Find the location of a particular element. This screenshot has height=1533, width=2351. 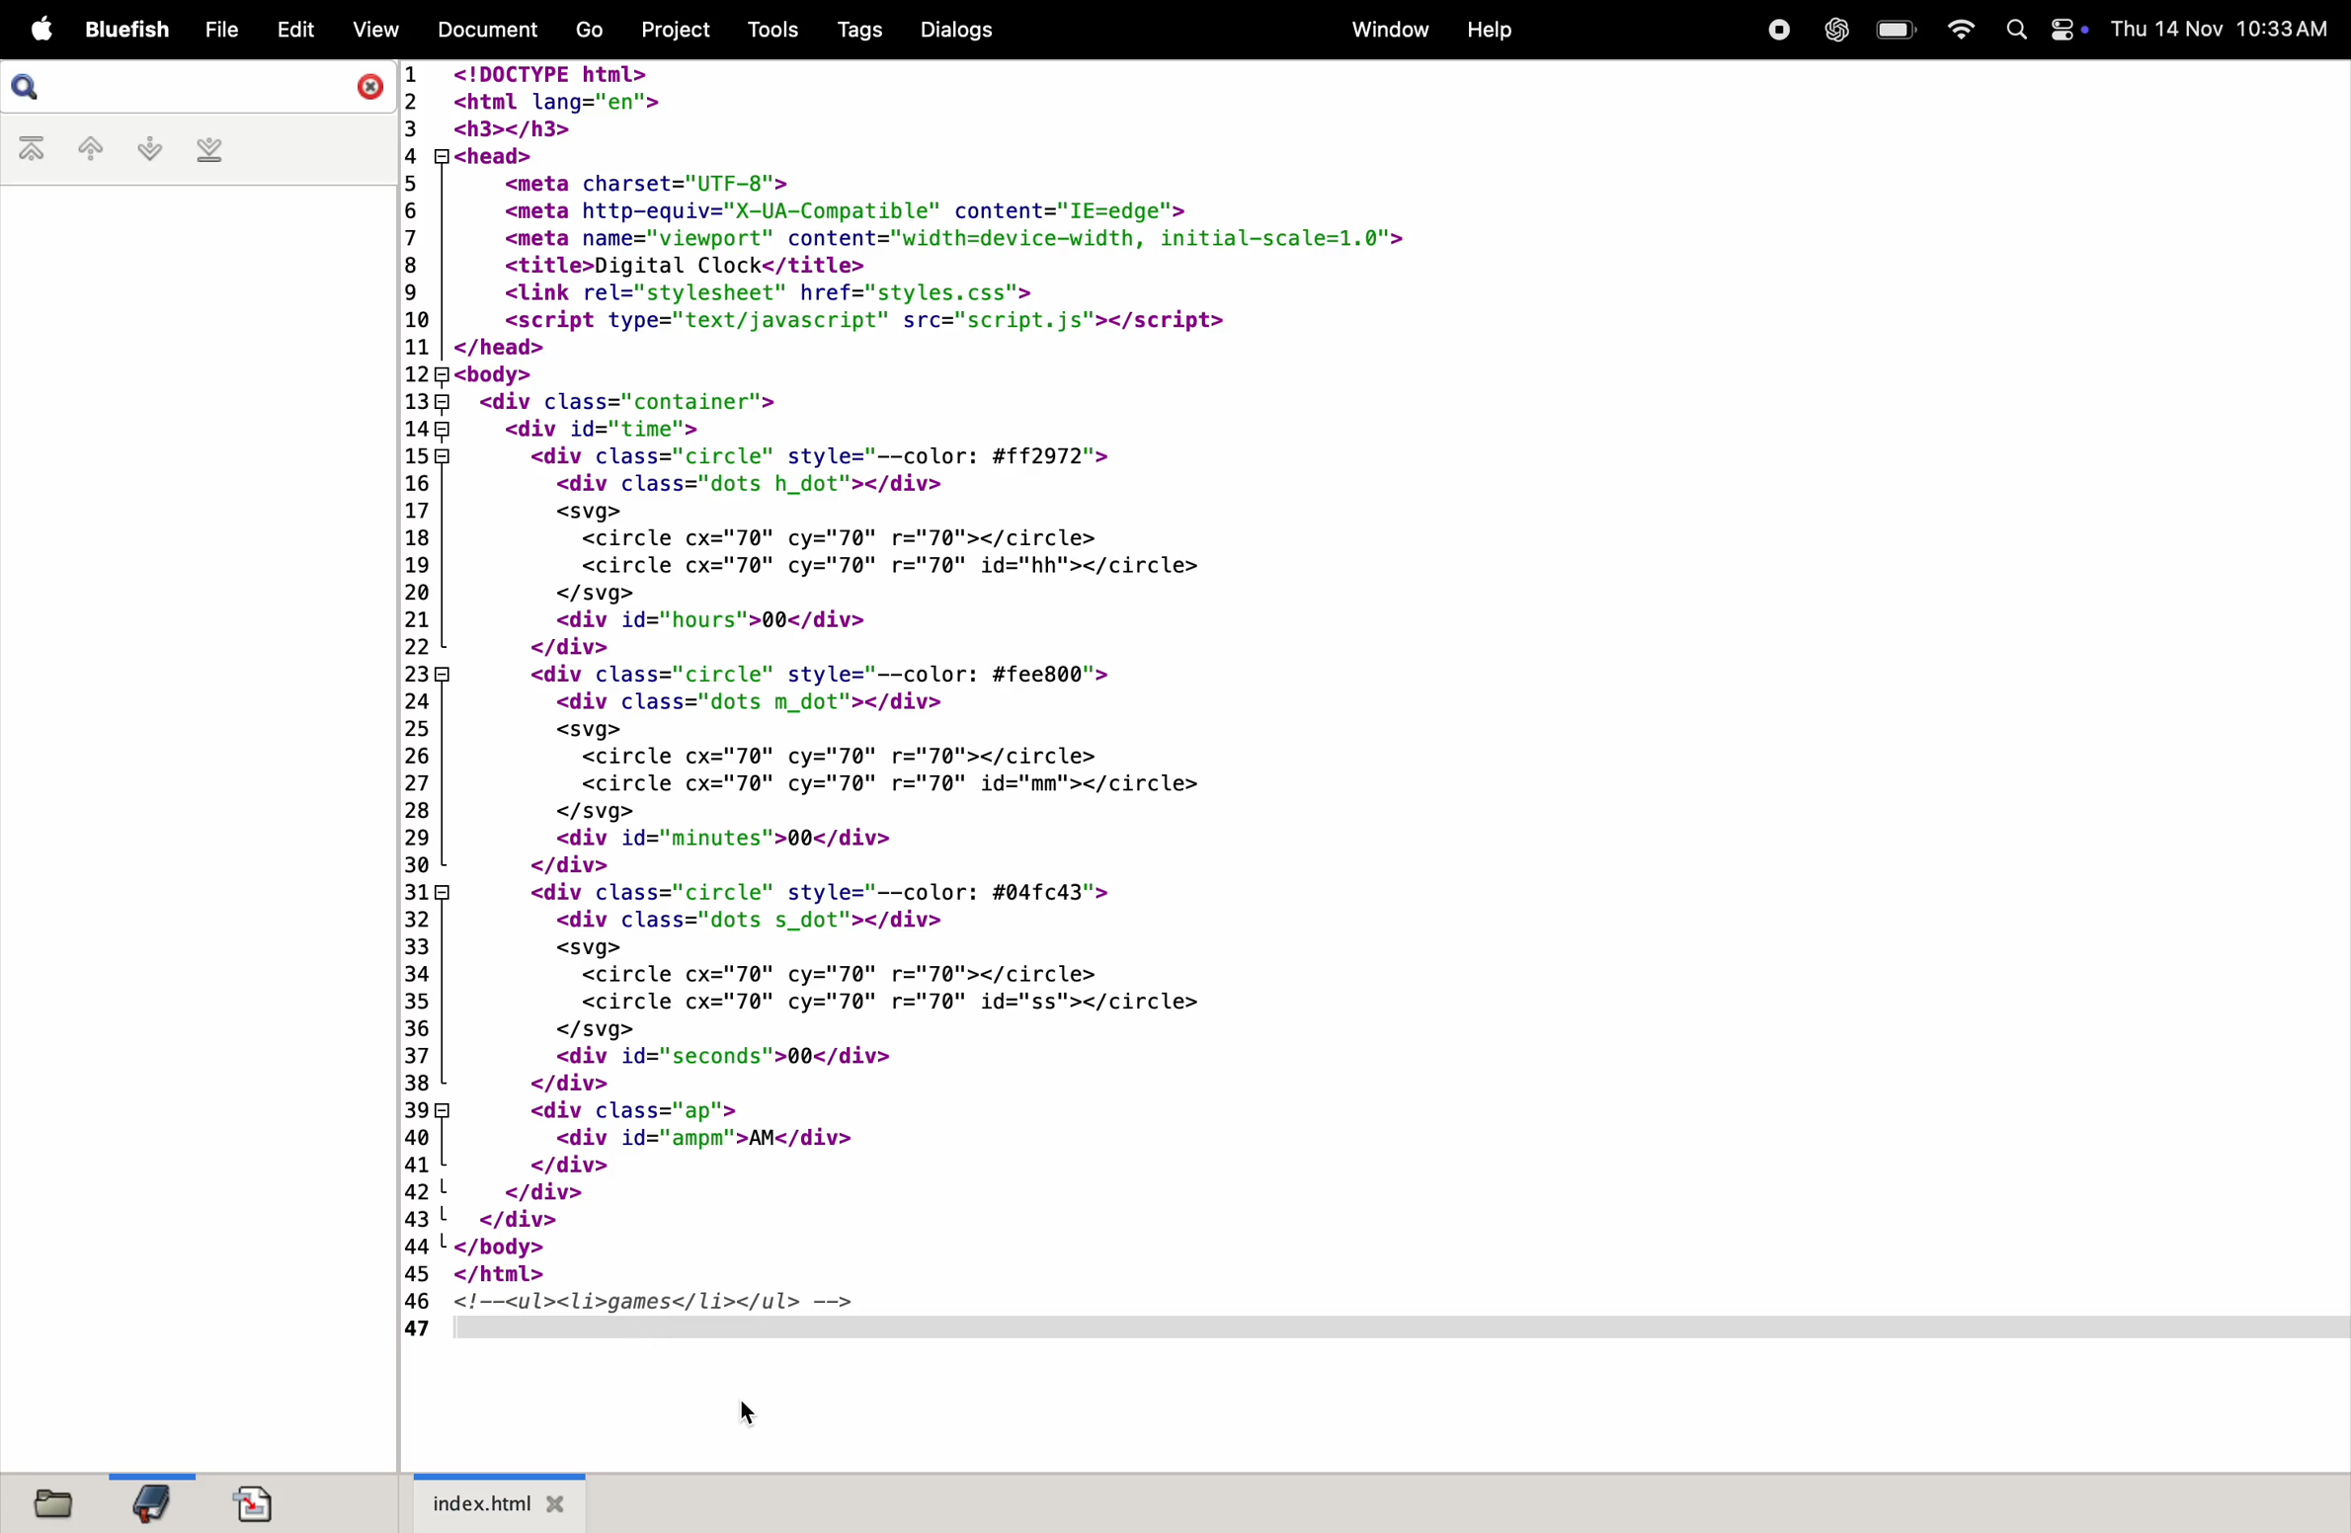

bookmark is located at coordinates (152, 1504).